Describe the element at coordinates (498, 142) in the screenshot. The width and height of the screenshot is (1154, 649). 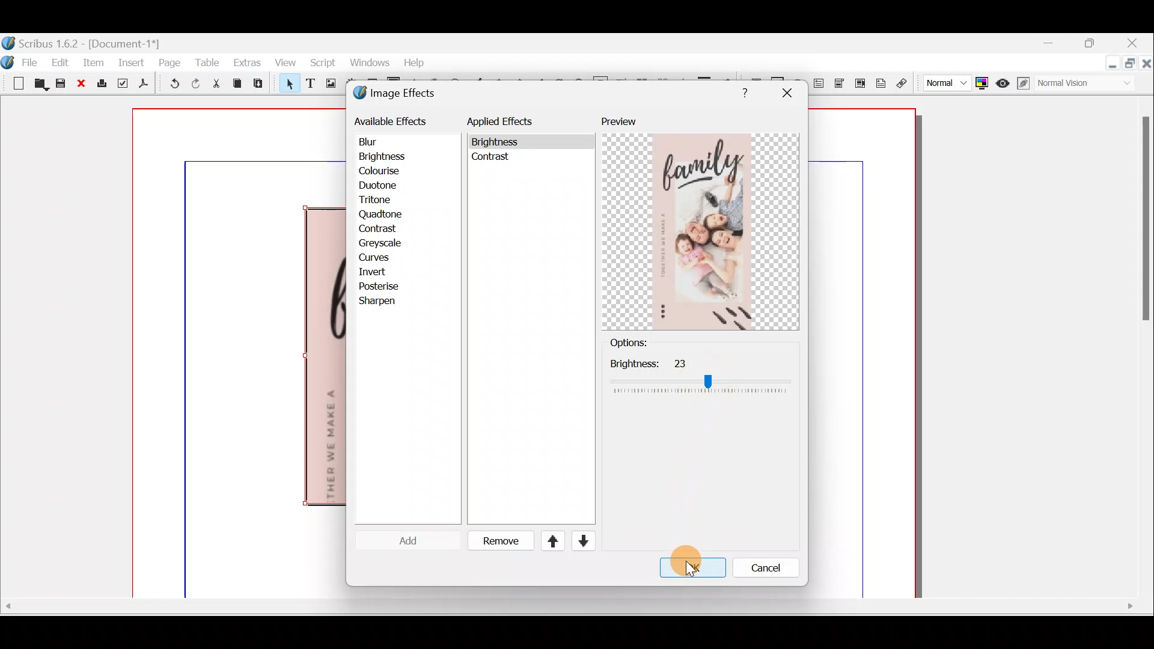
I see `brightness` at that location.